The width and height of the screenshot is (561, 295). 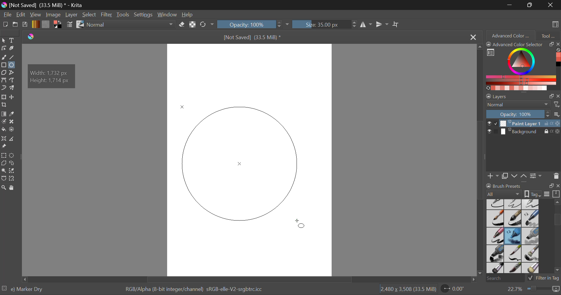 I want to click on Shape Dimensions, so click(x=52, y=75).